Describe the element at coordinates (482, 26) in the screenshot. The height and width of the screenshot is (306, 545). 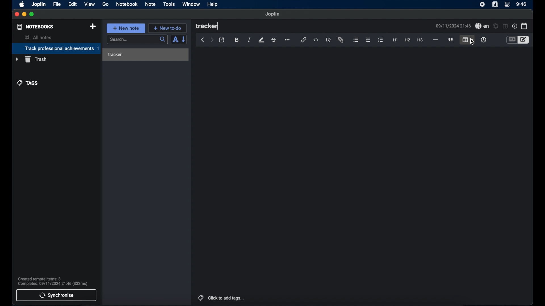
I see `spell check` at that location.